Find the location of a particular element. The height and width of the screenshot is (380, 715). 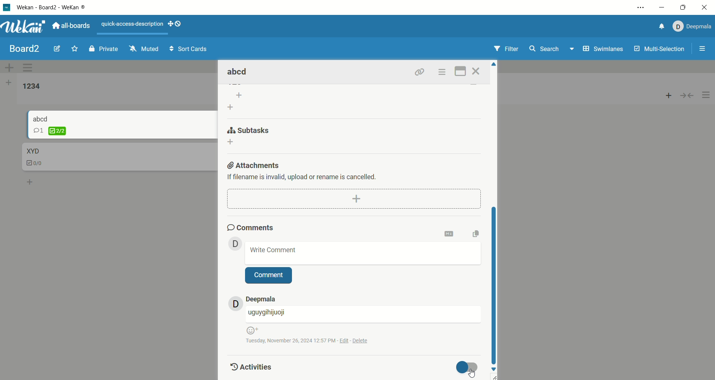

add list is located at coordinates (9, 84).